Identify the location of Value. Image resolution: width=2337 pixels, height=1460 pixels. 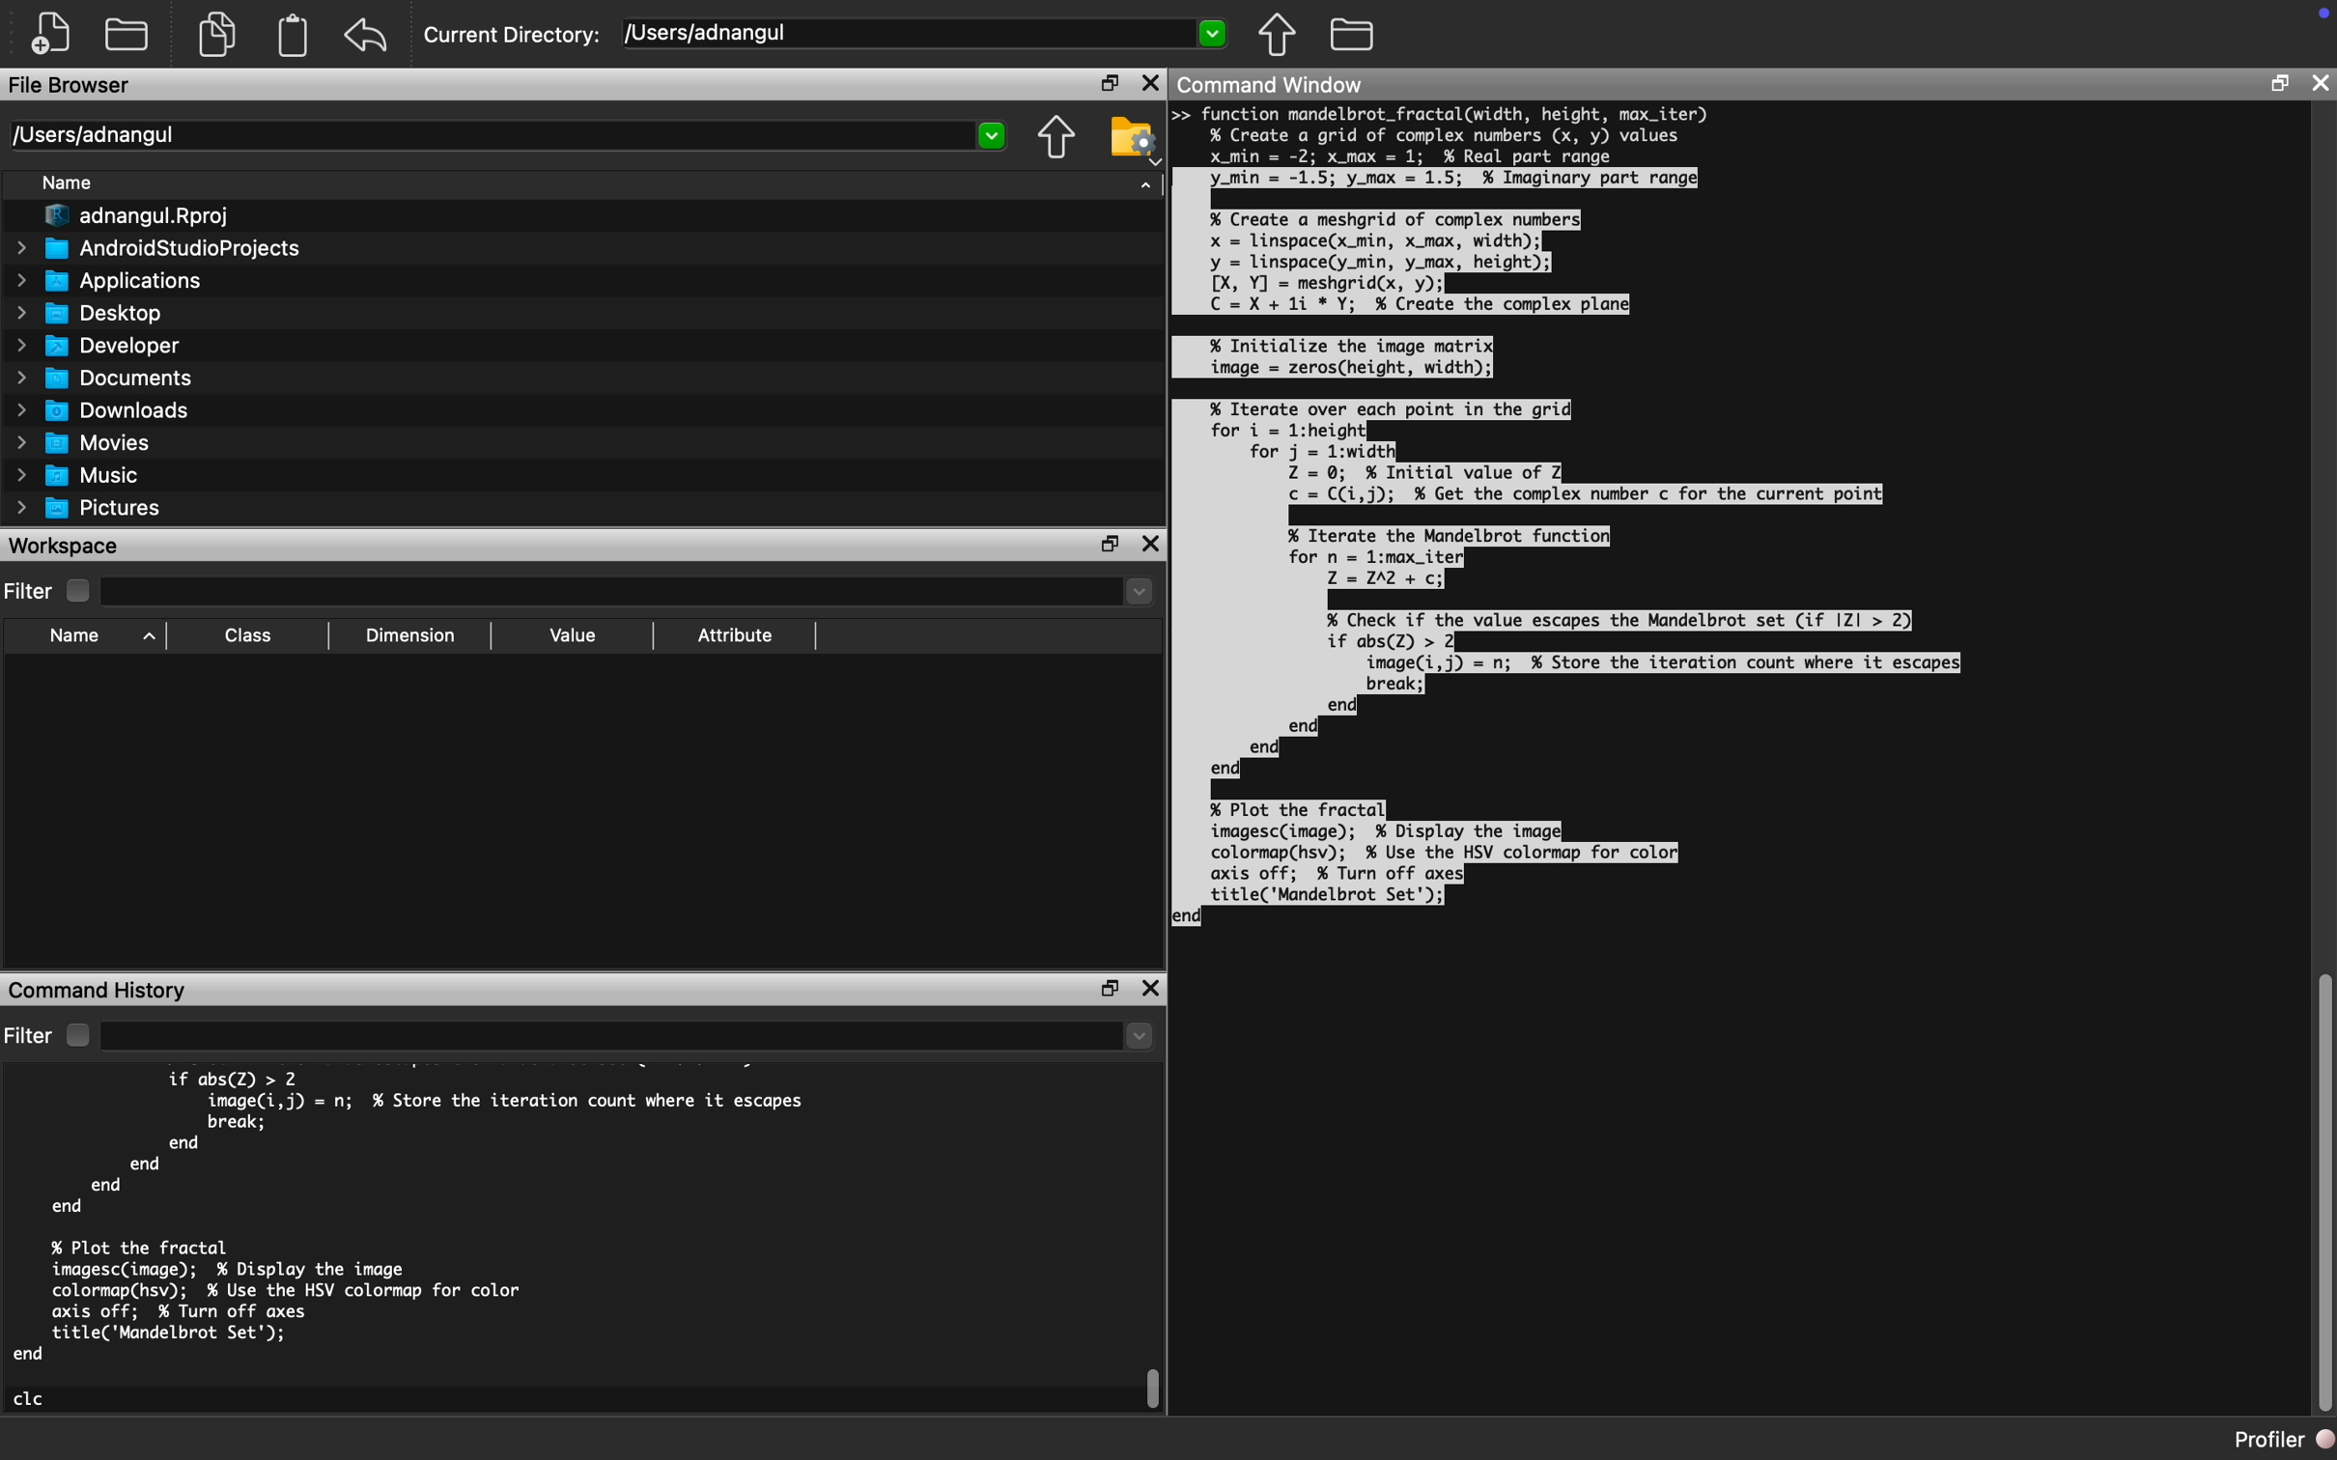
(573, 635).